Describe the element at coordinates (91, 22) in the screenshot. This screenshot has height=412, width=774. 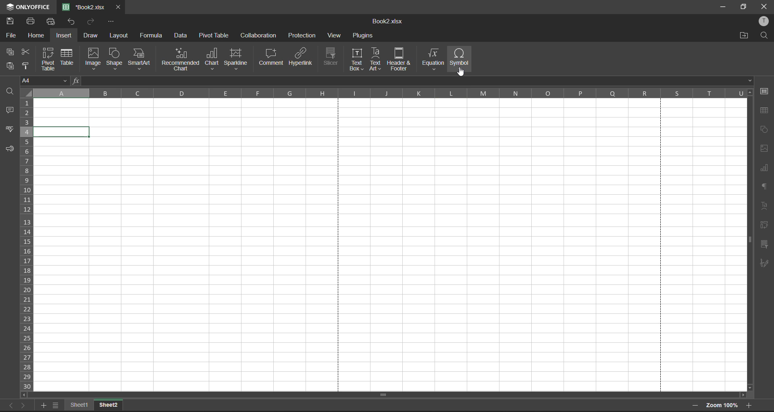
I see `redo` at that location.